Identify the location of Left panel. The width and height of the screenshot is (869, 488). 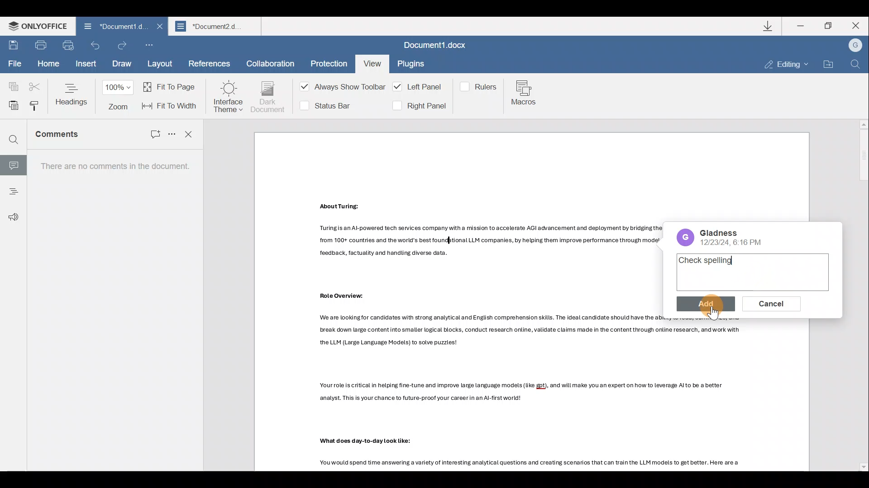
(419, 87).